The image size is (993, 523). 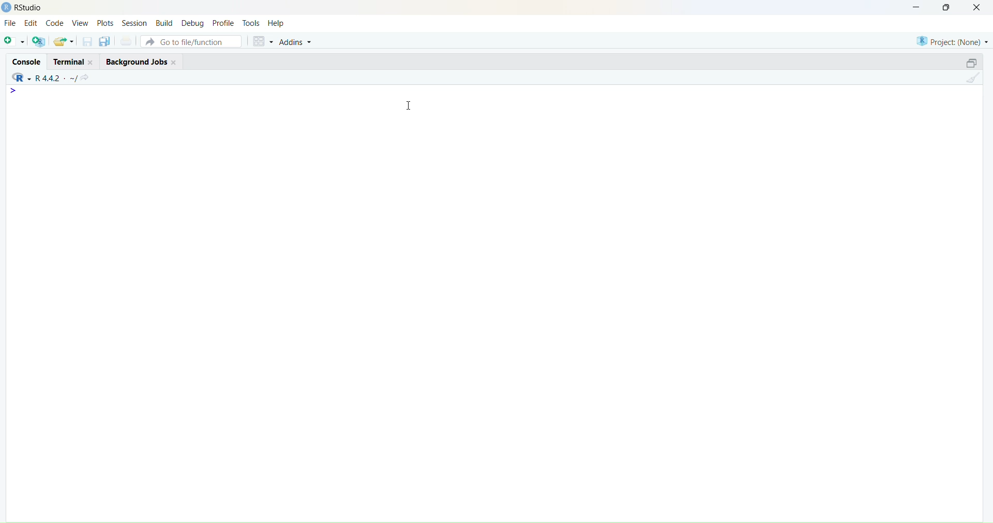 What do you see at coordinates (299, 41) in the screenshot?
I see `Addins` at bounding box center [299, 41].